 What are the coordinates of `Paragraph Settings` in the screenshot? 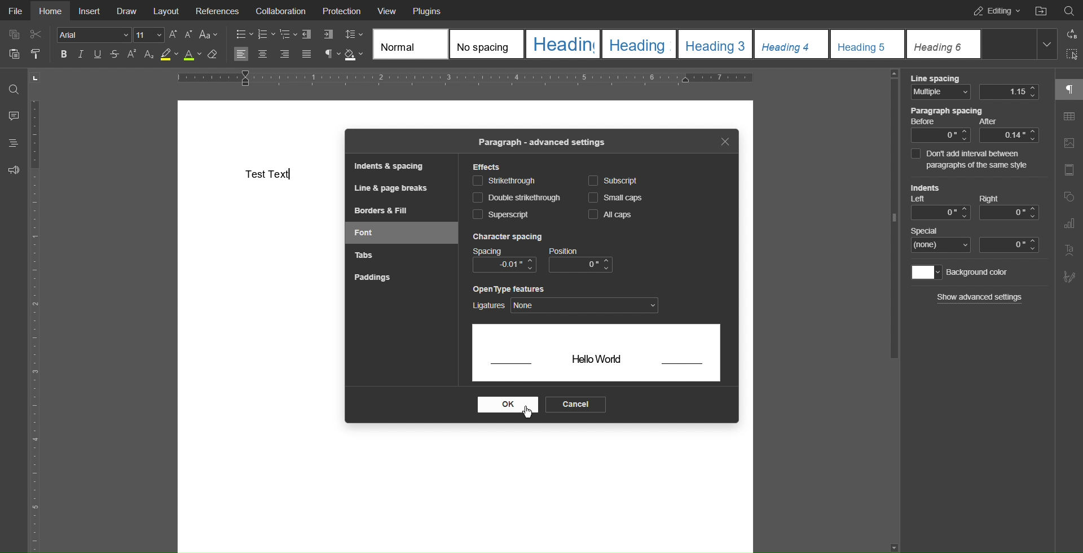 It's located at (332, 55).